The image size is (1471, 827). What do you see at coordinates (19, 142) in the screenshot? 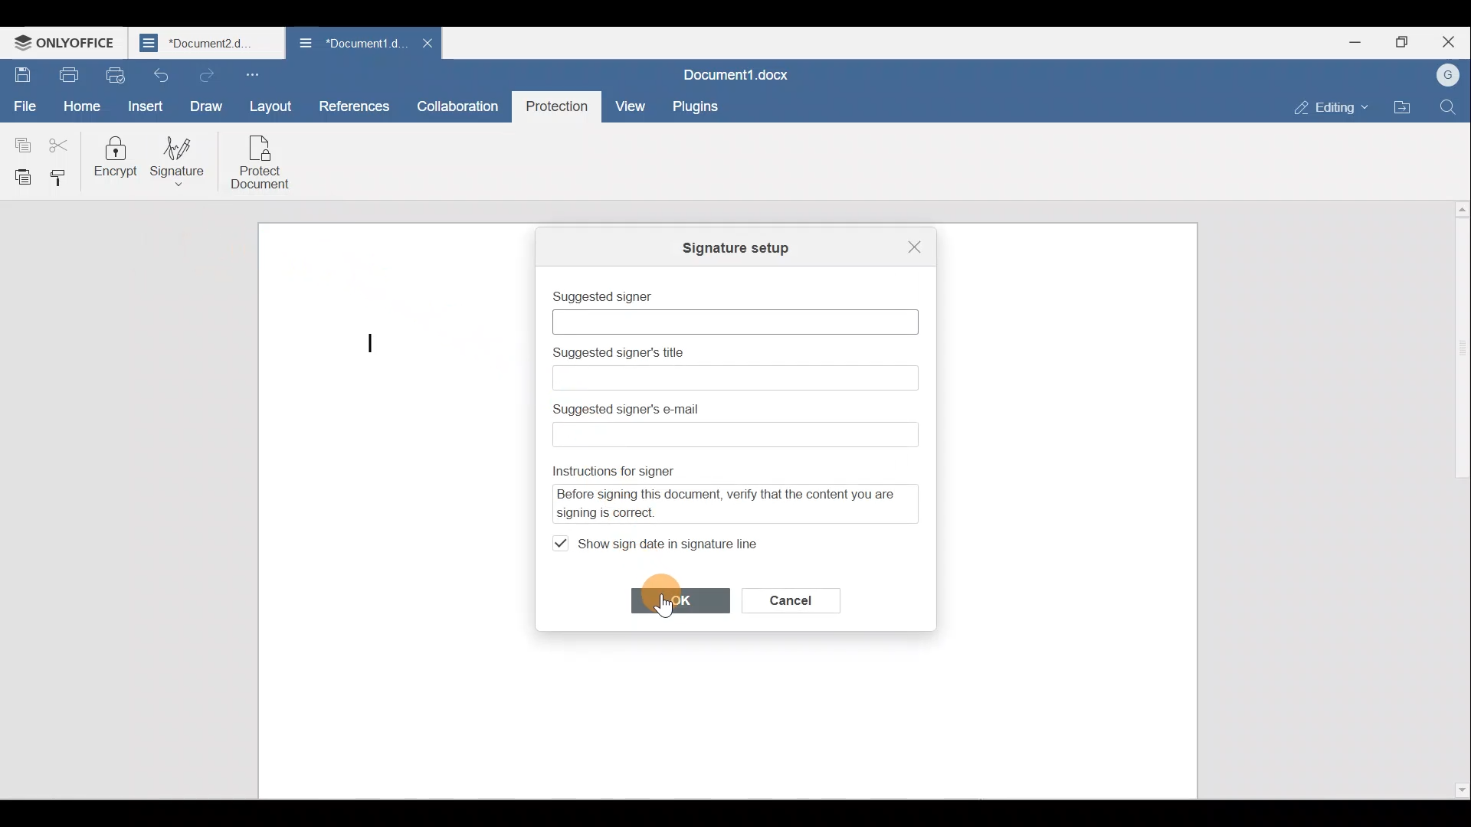
I see `Copy` at bounding box center [19, 142].